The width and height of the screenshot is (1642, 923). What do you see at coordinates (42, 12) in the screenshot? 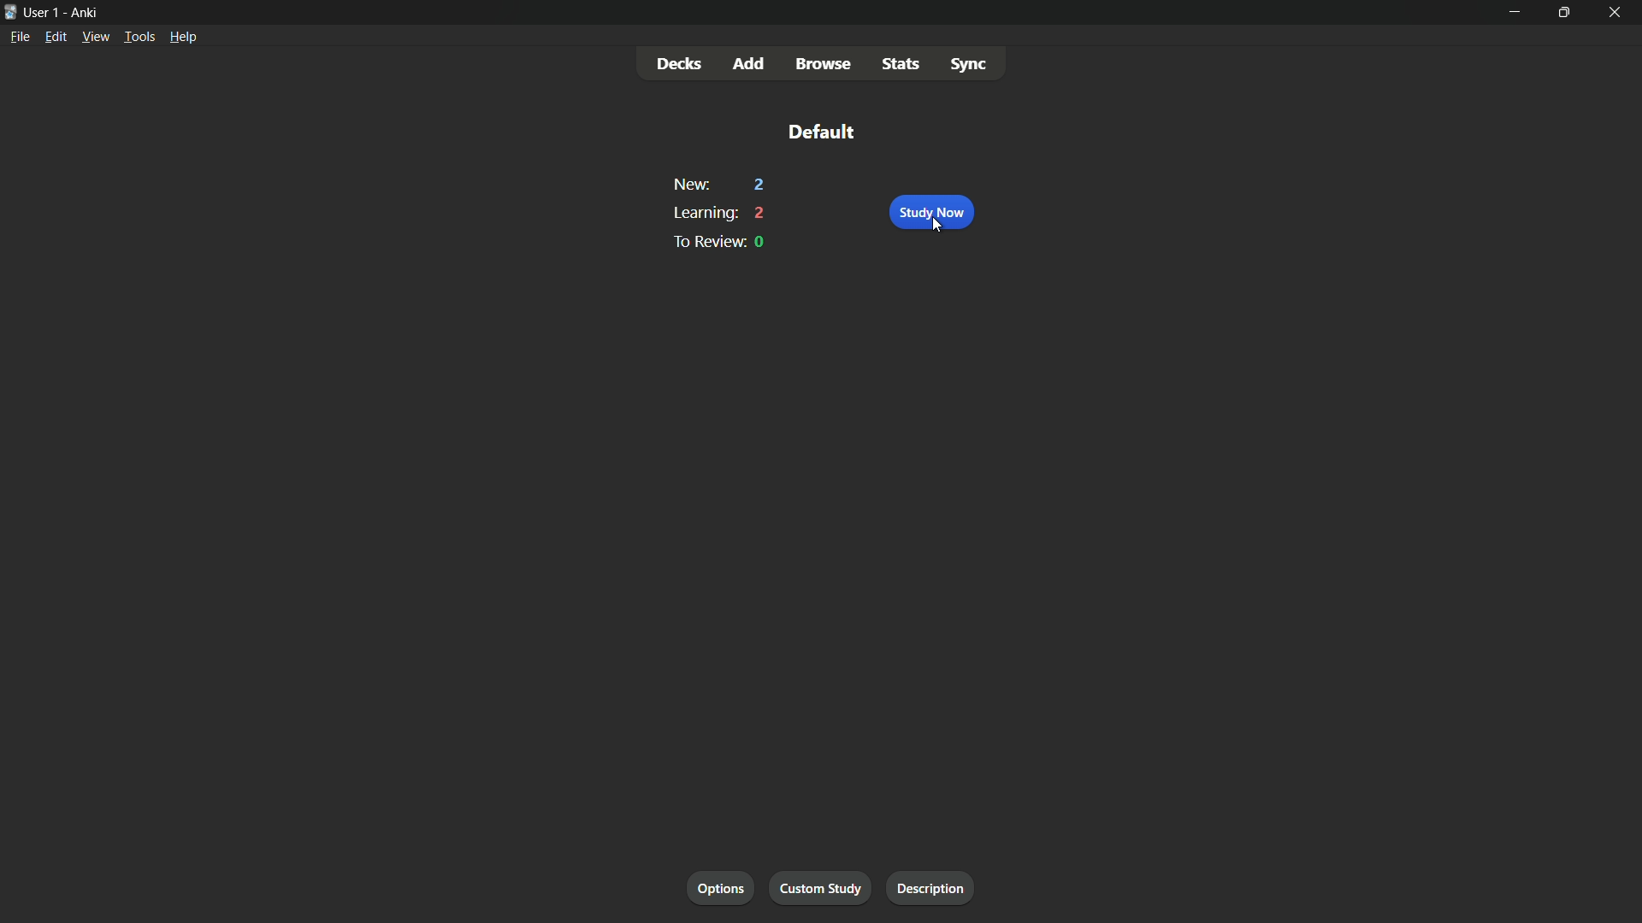
I see `user 1` at bounding box center [42, 12].